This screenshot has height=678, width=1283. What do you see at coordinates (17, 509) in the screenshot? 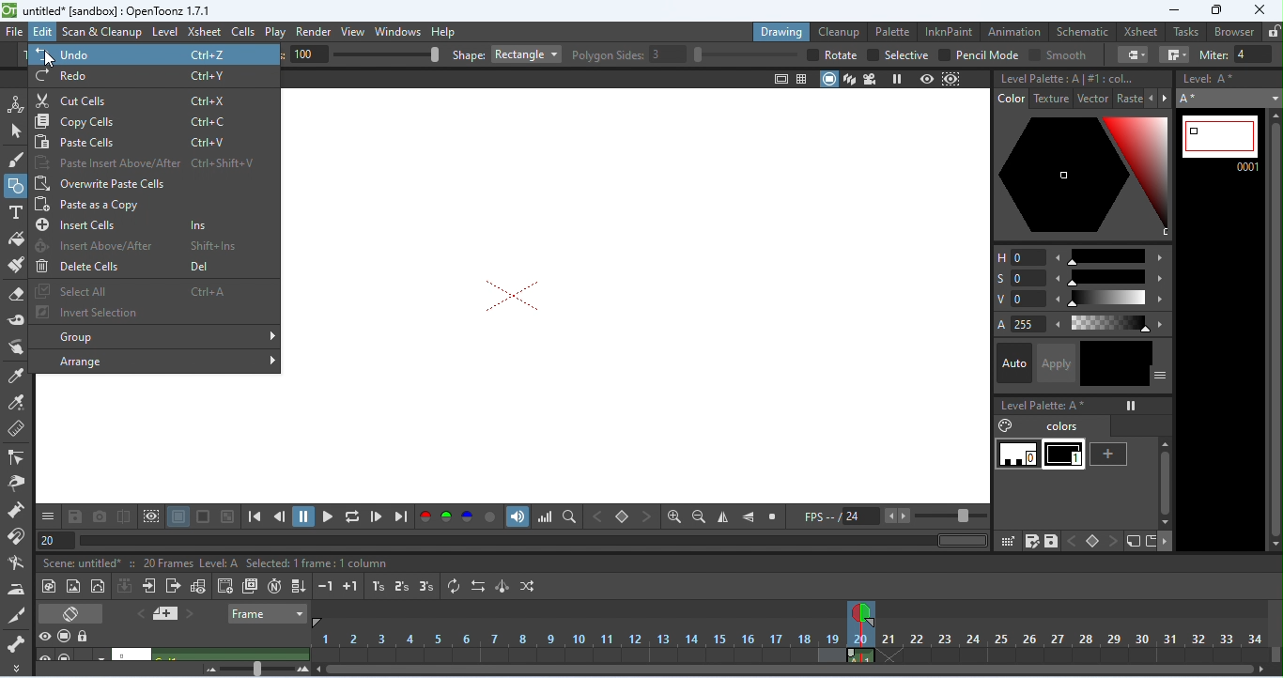
I see `pump` at bounding box center [17, 509].